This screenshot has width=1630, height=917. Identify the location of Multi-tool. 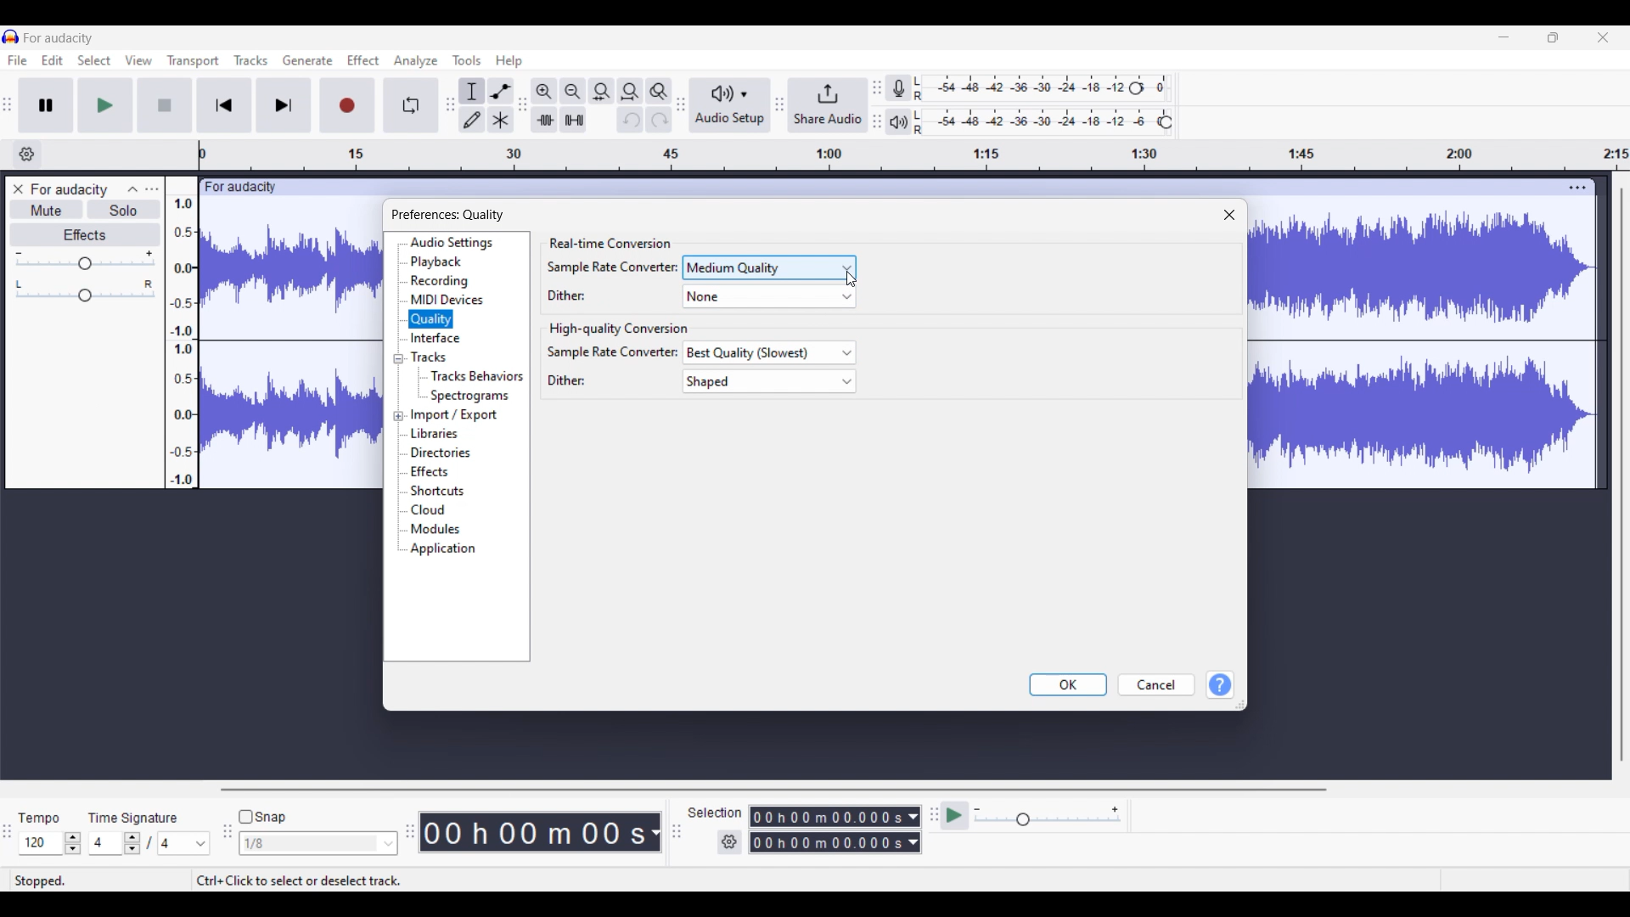
(501, 120).